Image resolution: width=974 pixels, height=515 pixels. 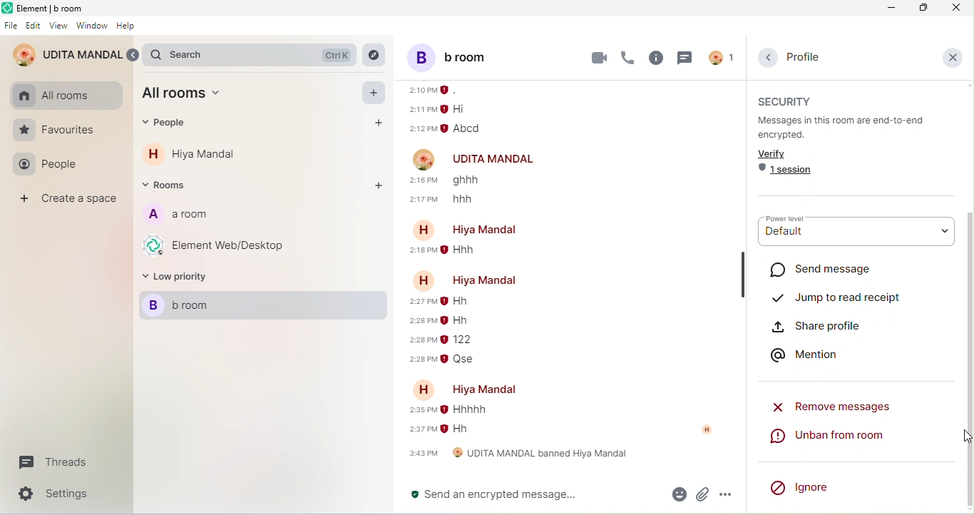 What do you see at coordinates (54, 8) in the screenshot?
I see `element b room` at bounding box center [54, 8].